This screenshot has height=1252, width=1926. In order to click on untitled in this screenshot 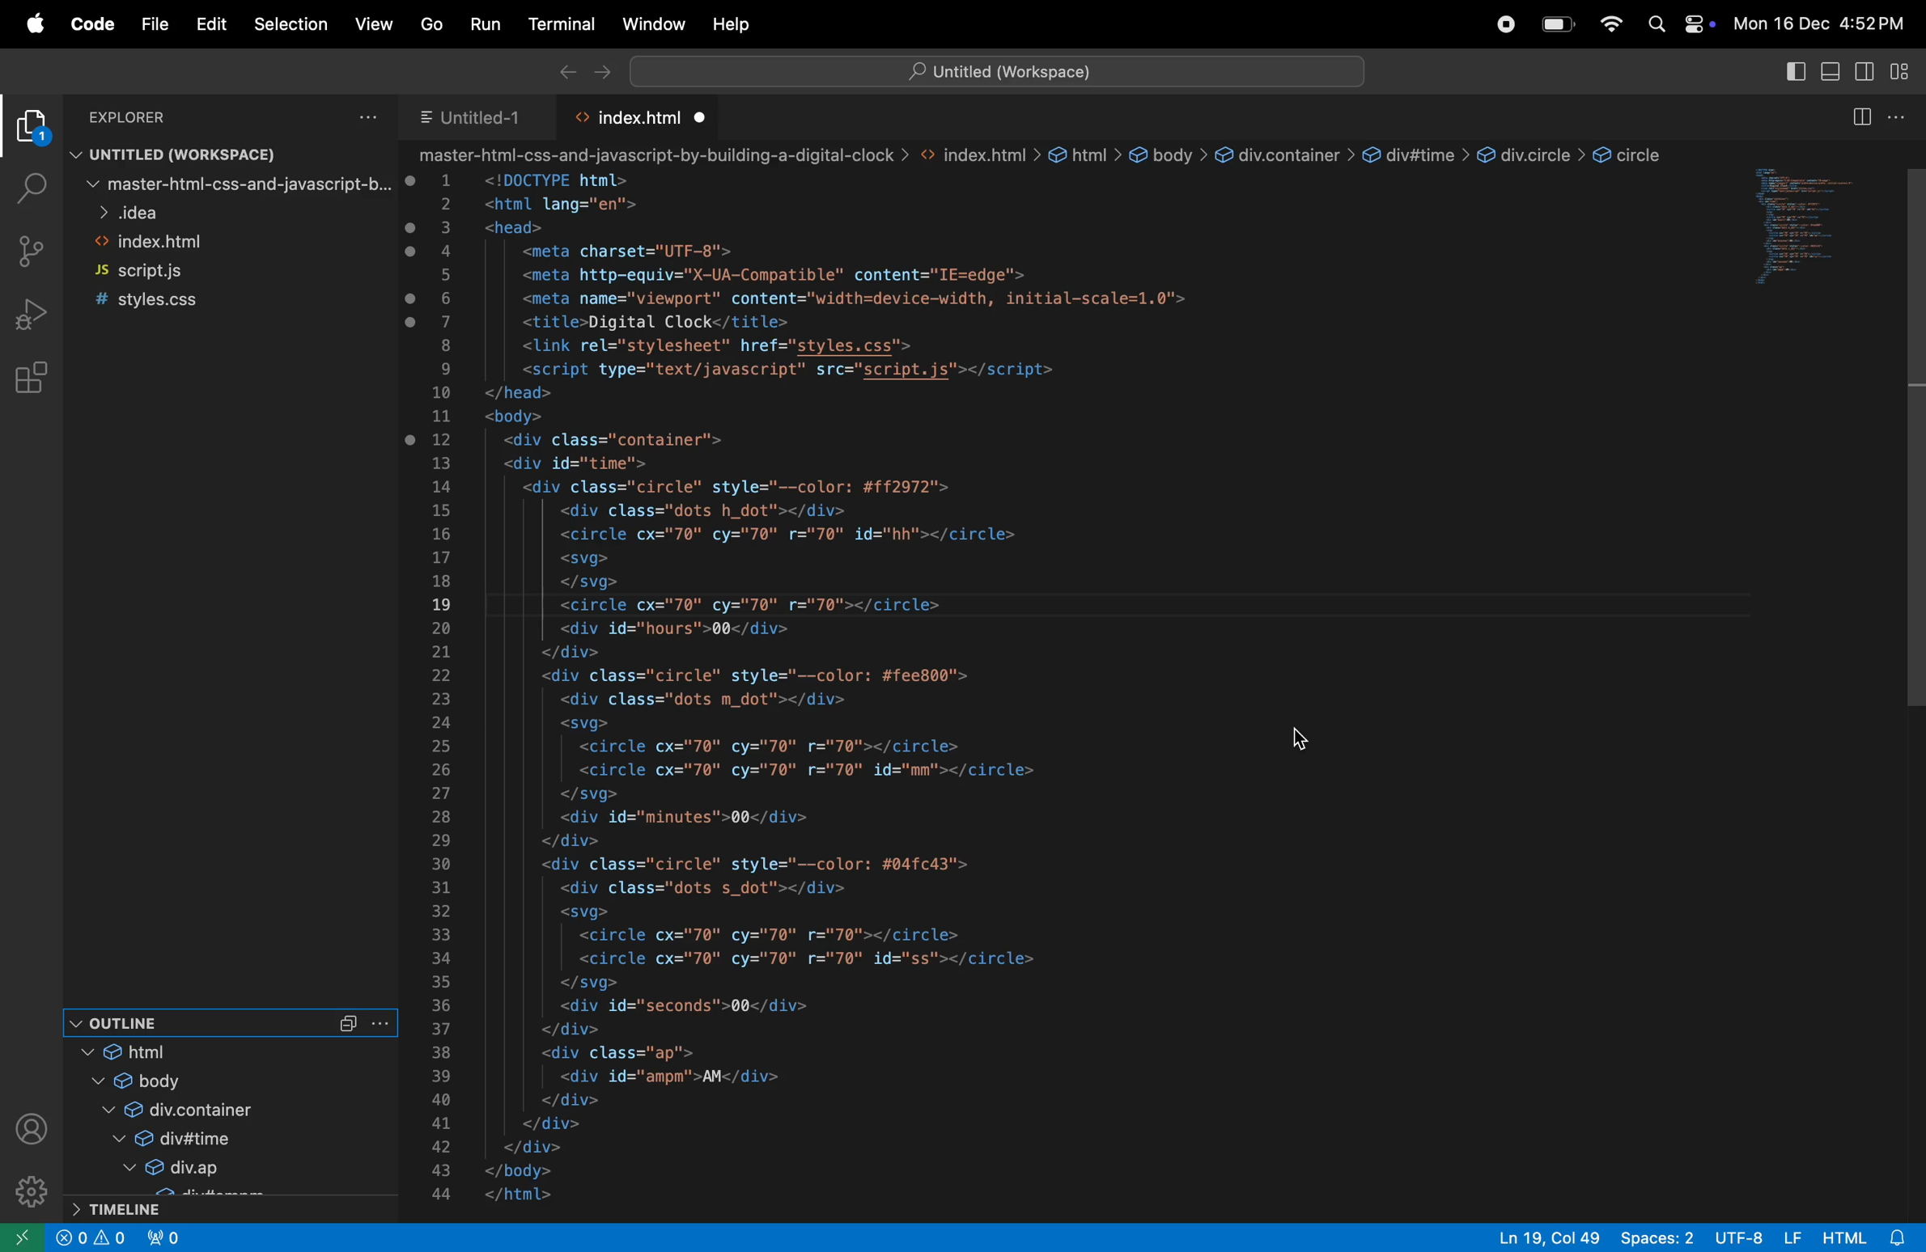, I will do `click(480, 121)`.